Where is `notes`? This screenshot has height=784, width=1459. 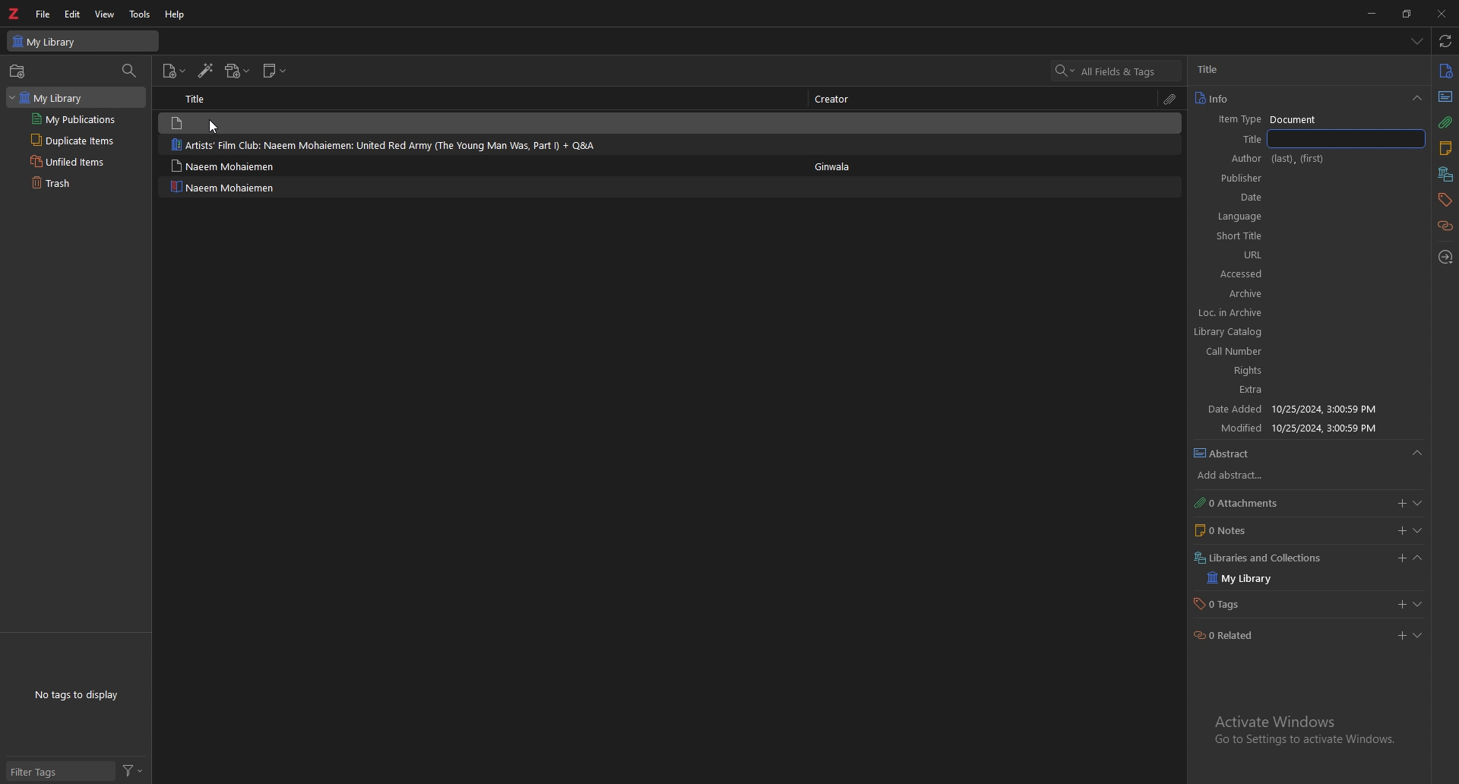 notes is located at coordinates (1445, 149).